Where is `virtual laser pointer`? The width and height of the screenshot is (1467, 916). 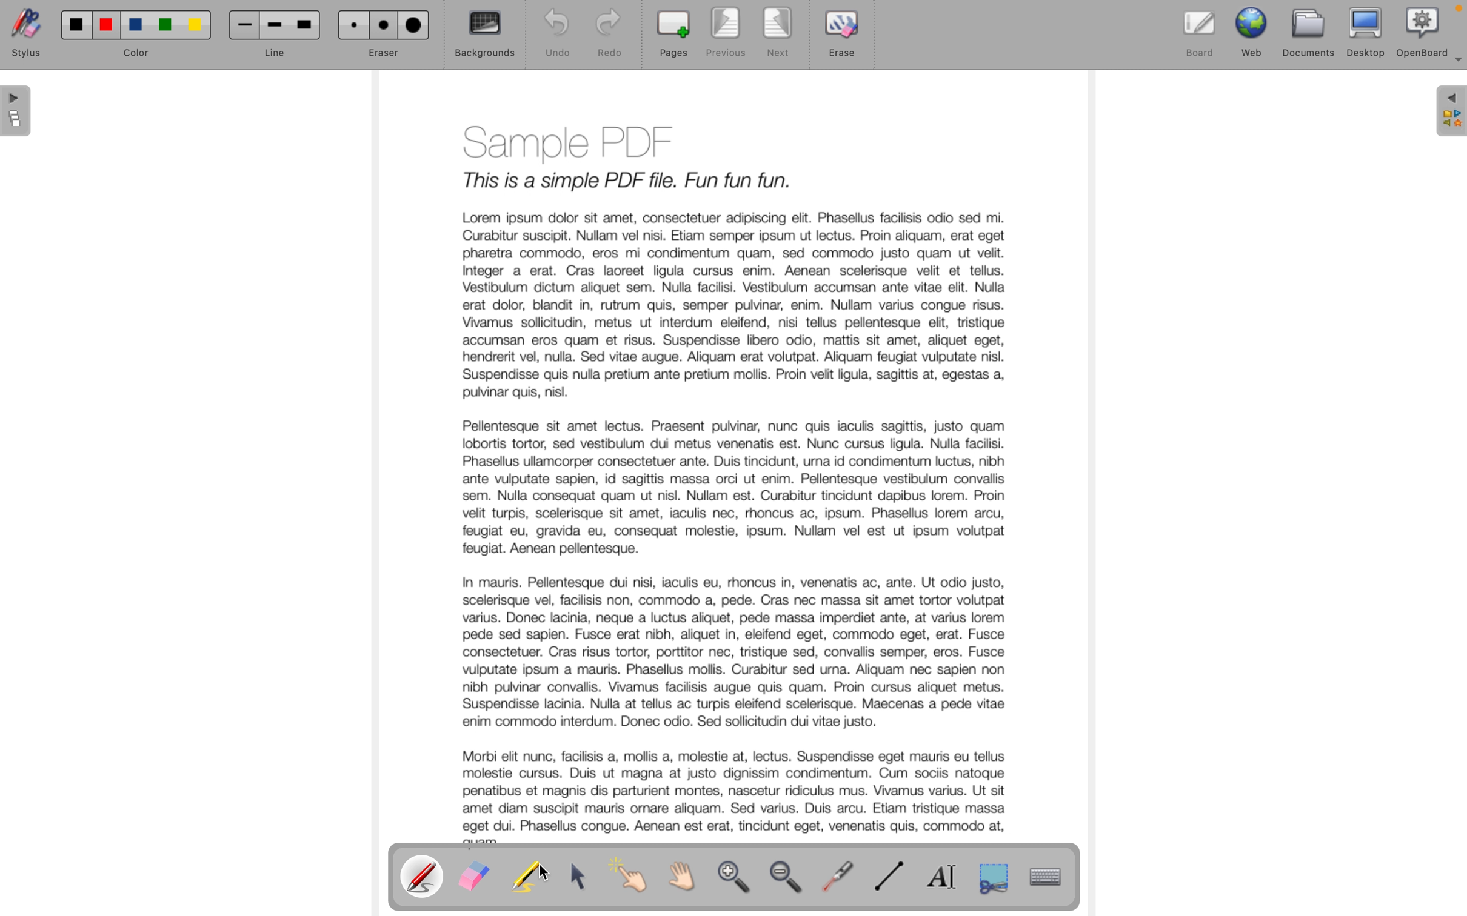
virtual laser pointer is located at coordinates (840, 875).